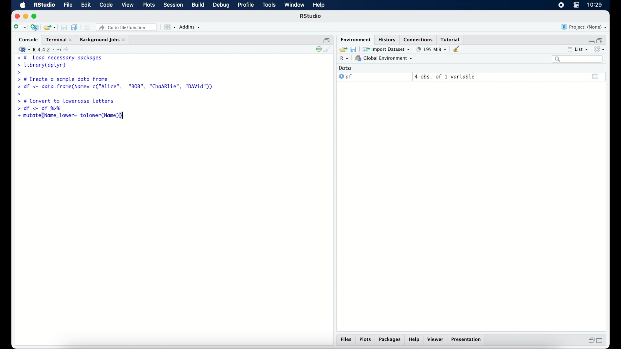 This screenshot has height=349, width=621. What do you see at coordinates (45, 50) in the screenshot?
I see `R 4.4.2` at bounding box center [45, 50].